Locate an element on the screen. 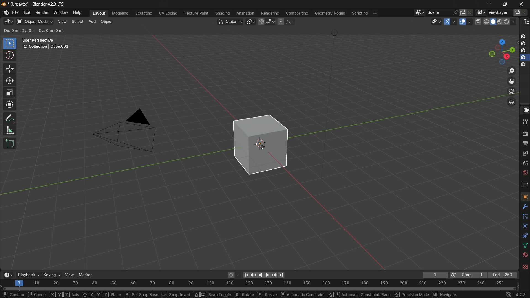 This screenshot has width=530, height=298. remove view layer is located at coordinates (526, 12).